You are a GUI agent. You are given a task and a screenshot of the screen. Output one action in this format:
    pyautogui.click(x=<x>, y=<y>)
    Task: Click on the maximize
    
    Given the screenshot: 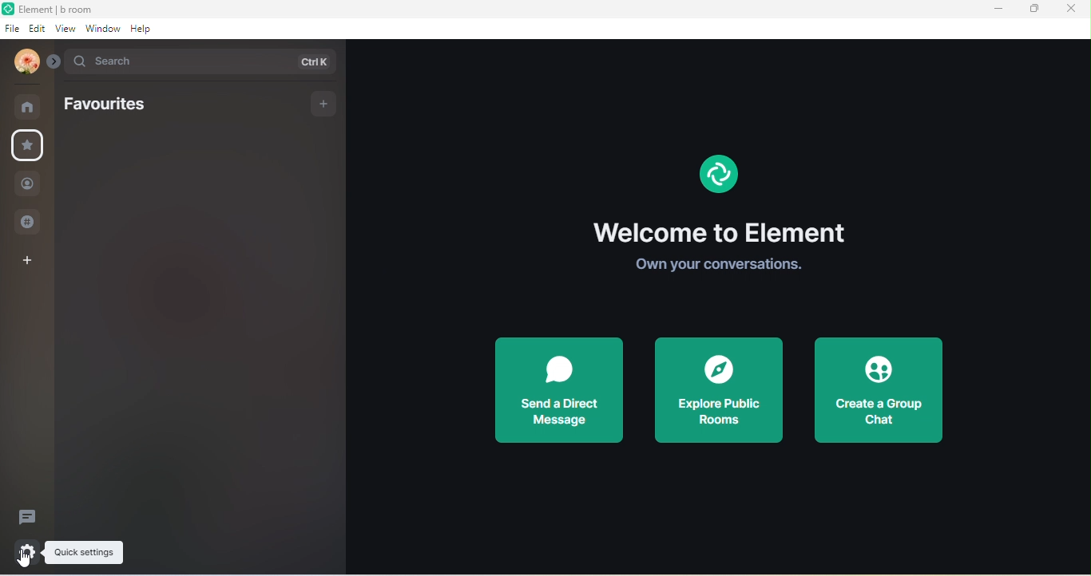 What is the action you would take?
    pyautogui.click(x=1032, y=10)
    